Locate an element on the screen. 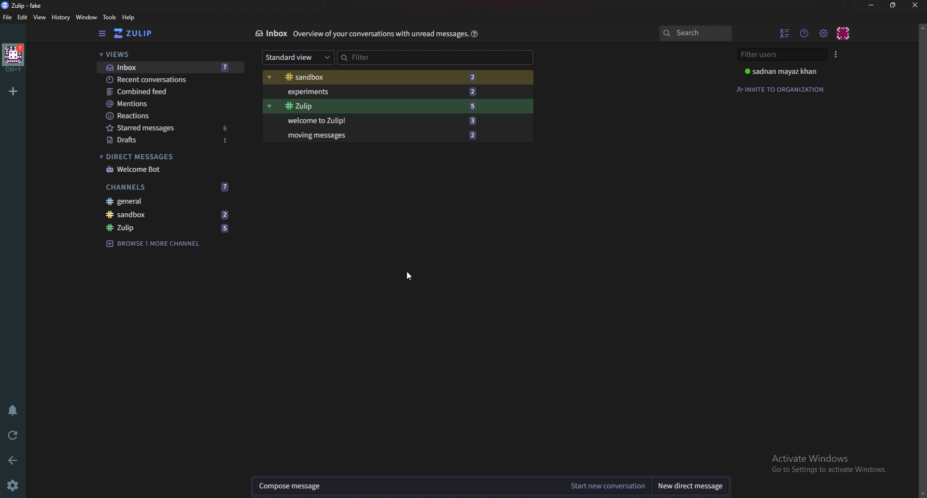  help is located at coordinates (129, 17).